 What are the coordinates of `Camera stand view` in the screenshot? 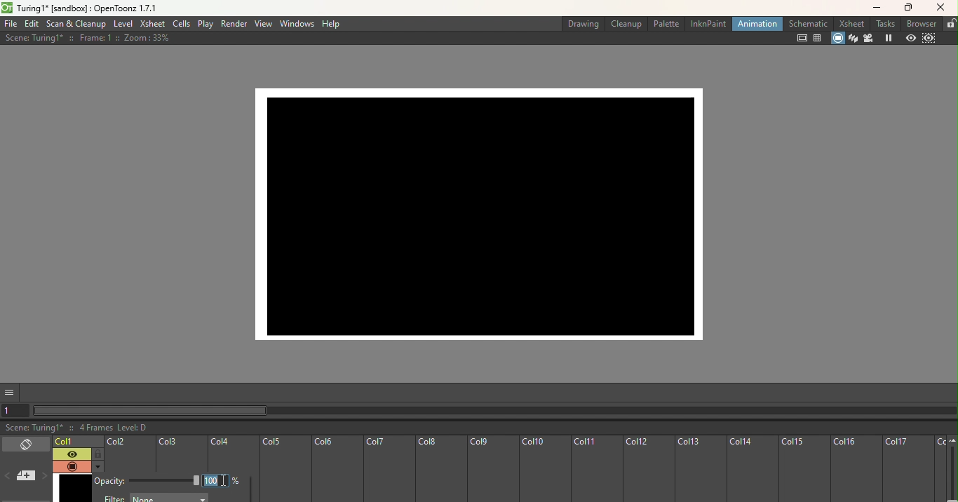 It's located at (838, 39).